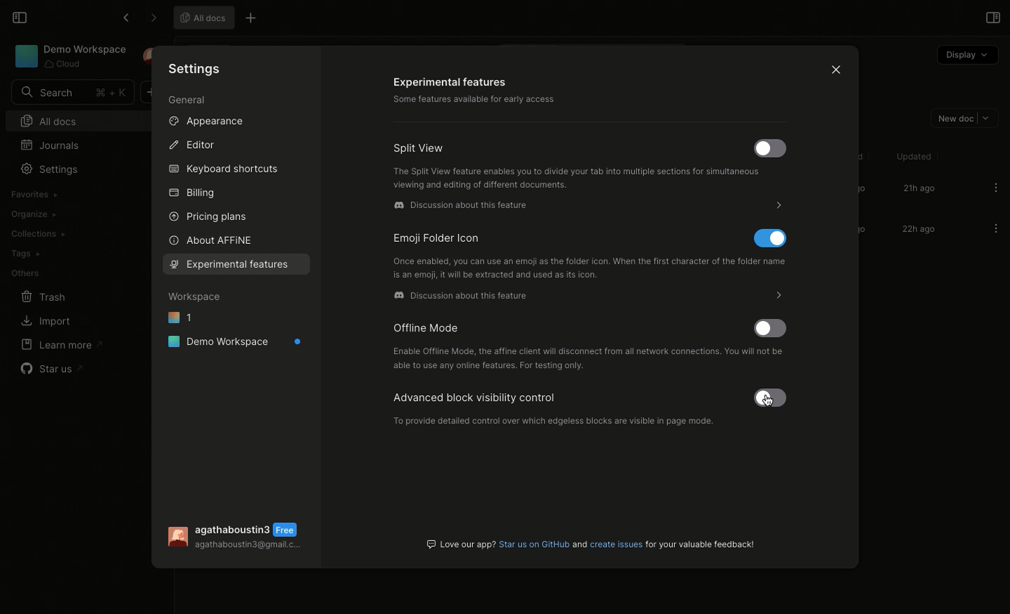  I want to click on Workspace, so click(196, 296).